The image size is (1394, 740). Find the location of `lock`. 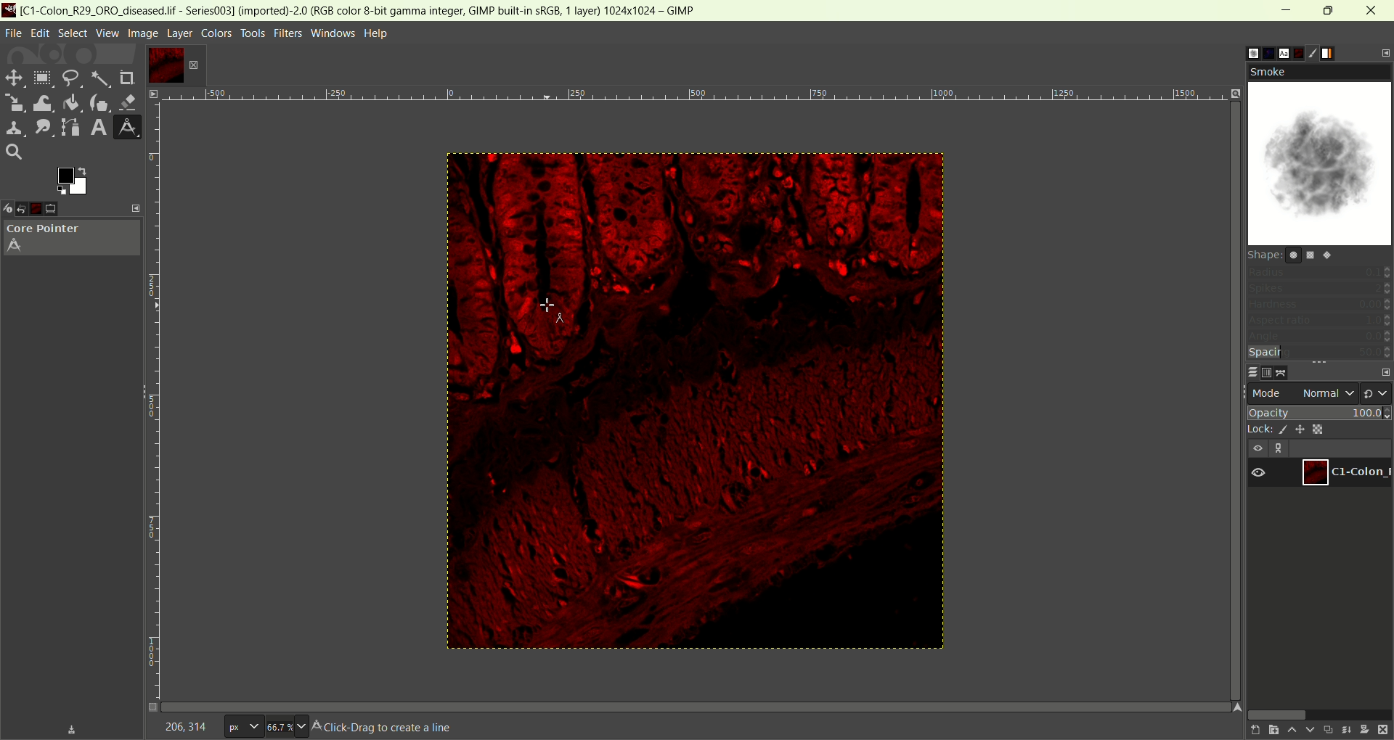

lock is located at coordinates (1257, 430).